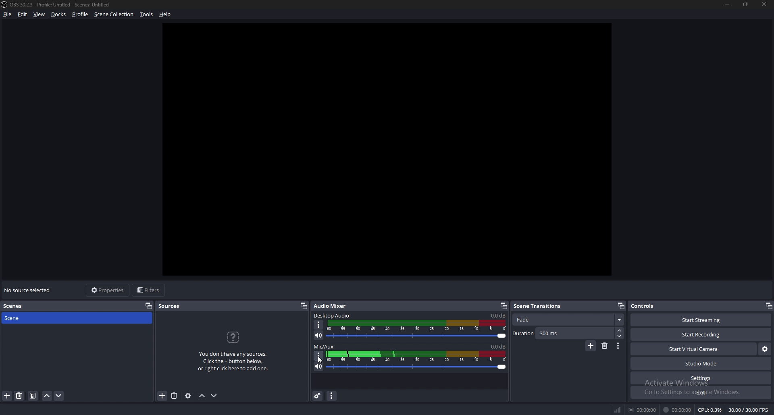  What do you see at coordinates (318, 335) in the screenshot?
I see `desktop audio` at bounding box center [318, 335].